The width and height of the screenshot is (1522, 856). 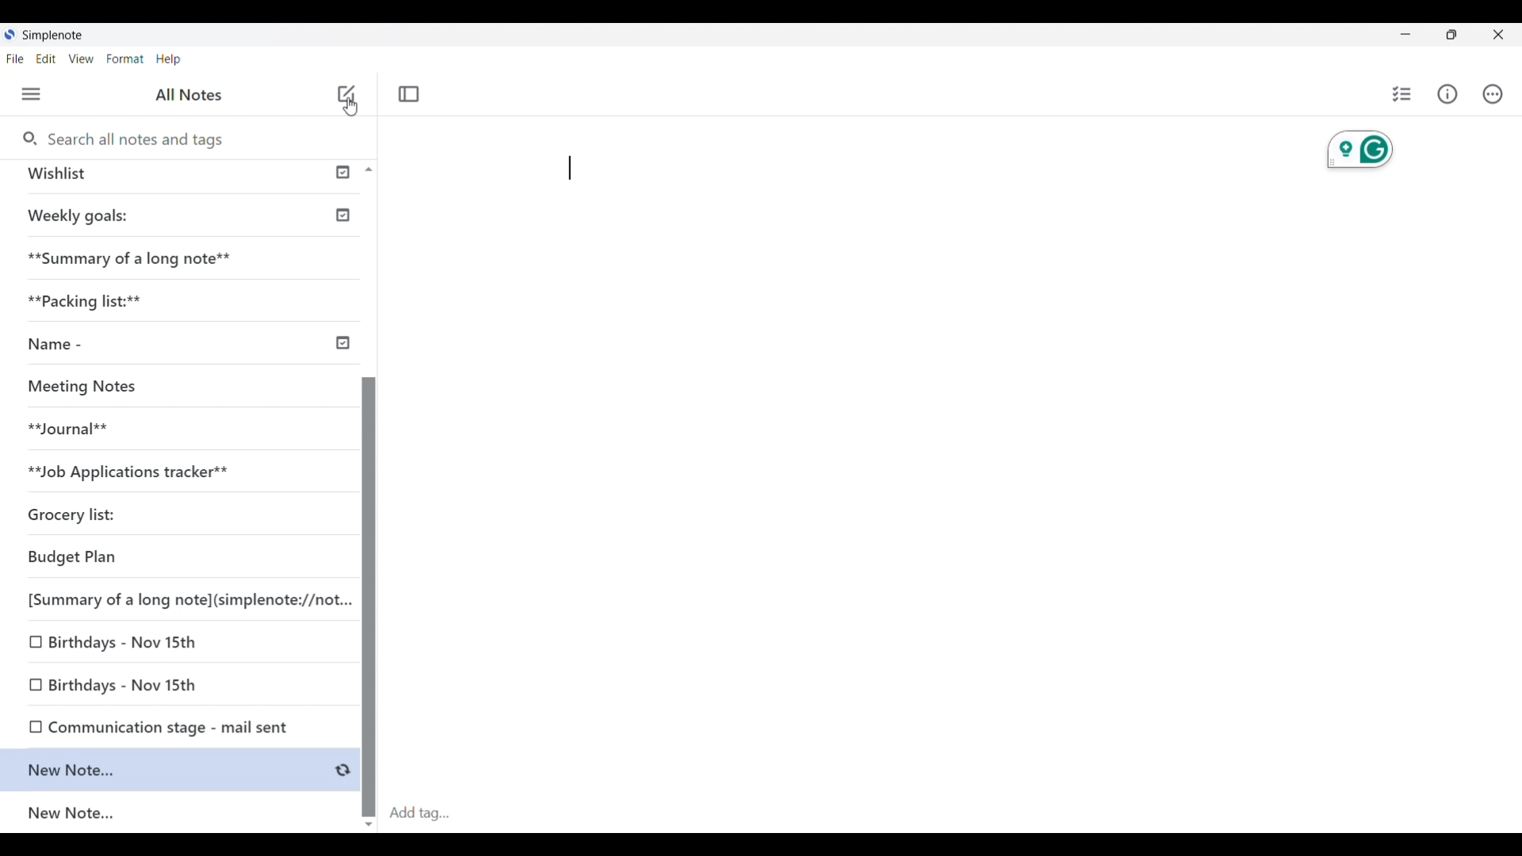 What do you see at coordinates (165, 770) in the screenshot?
I see `New note added and highlighted` at bounding box center [165, 770].